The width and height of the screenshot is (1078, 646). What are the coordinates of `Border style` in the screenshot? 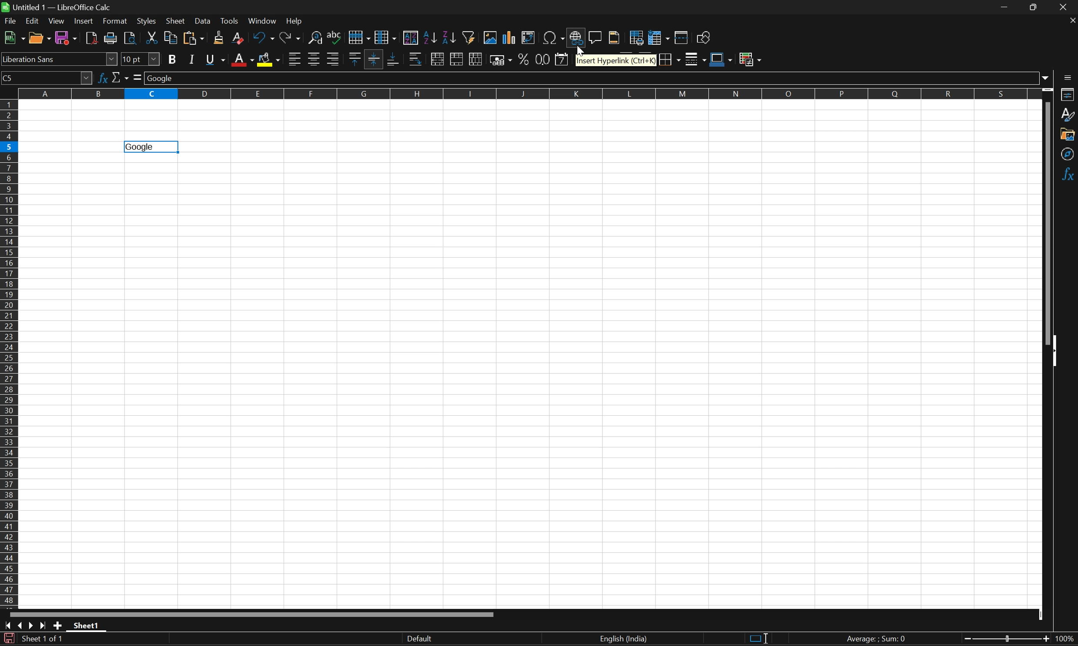 It's located at (696, 59).